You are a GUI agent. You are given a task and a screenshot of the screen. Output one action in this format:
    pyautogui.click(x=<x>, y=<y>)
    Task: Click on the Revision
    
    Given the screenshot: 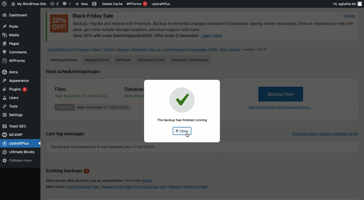 What is the action you would take?
    pyautogui.click(x=54, y=4)
    